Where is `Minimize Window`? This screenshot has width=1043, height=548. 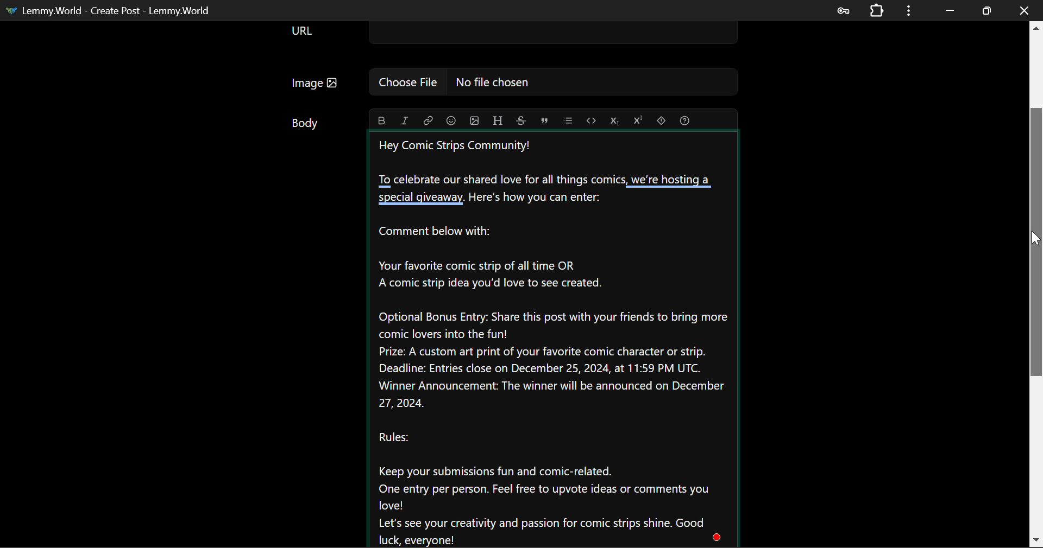 Minimize Window is located at coordinates (987, 9).